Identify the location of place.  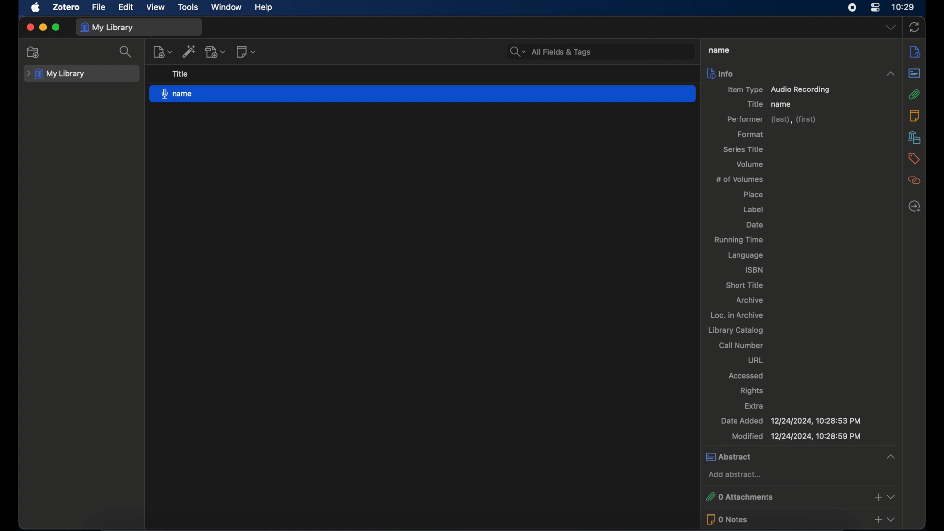
(753, 195).